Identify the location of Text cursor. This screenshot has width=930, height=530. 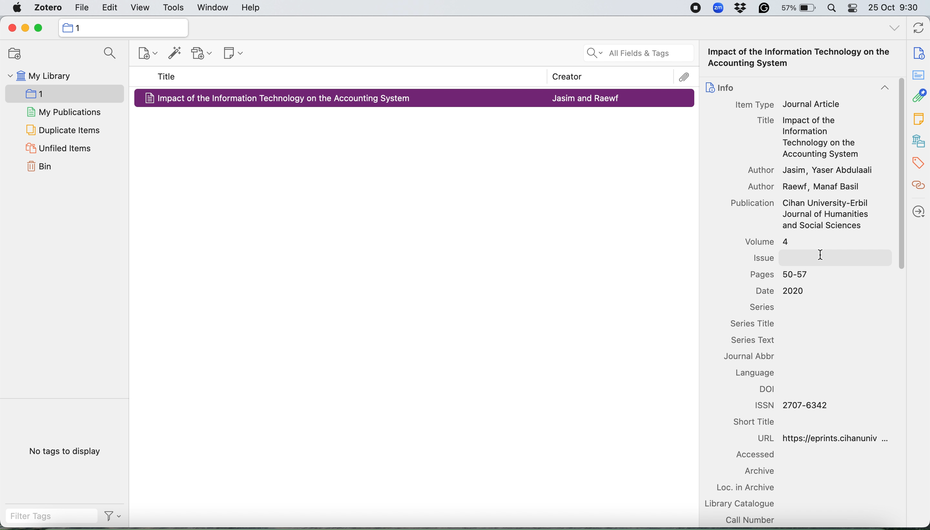
(822, 254).